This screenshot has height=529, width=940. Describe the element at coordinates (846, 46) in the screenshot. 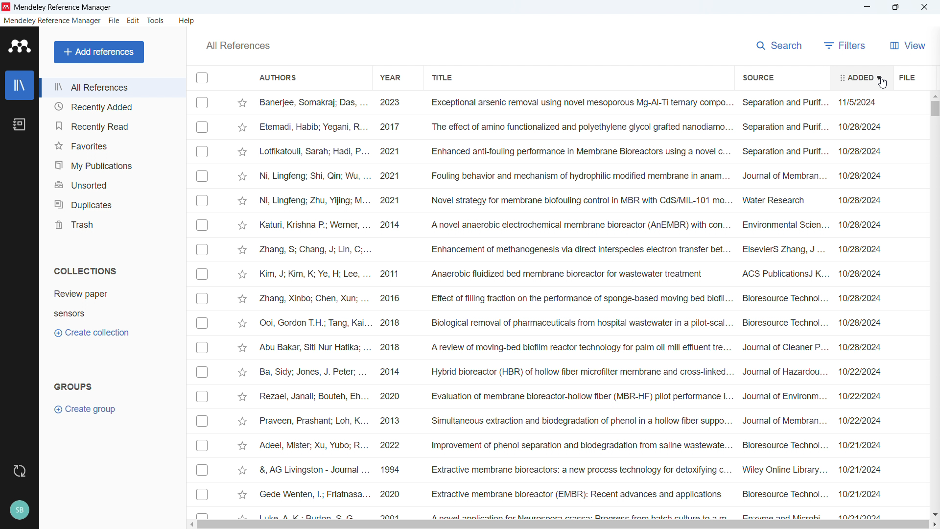

I see `filters` at that location.